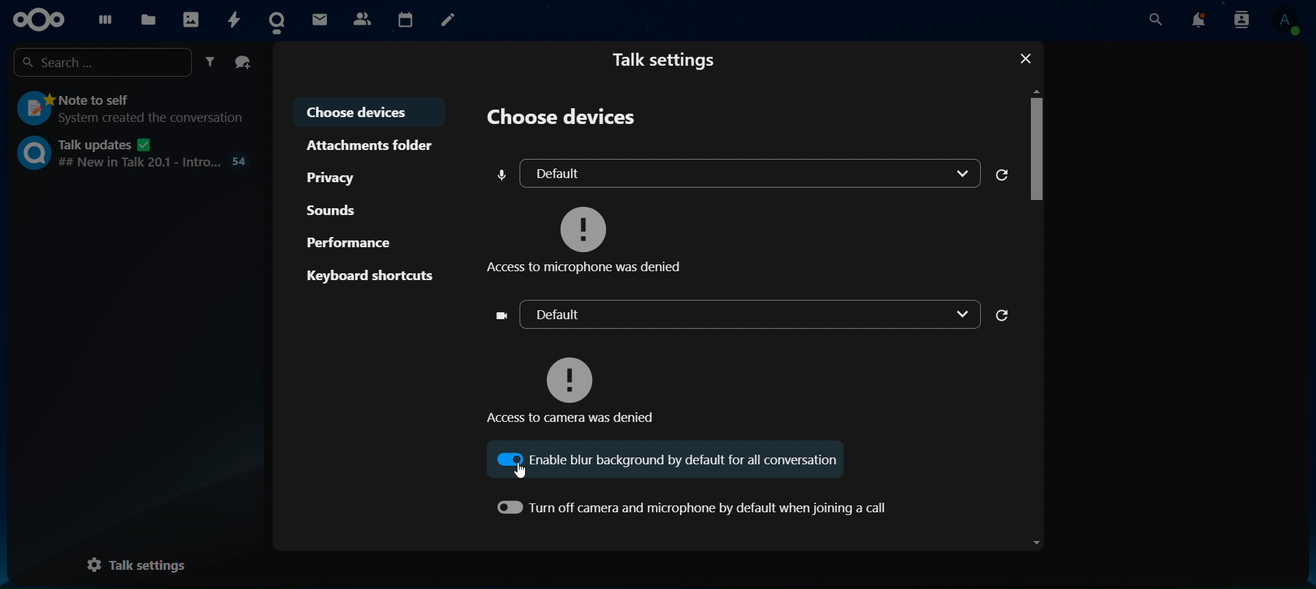 The width and height of the screenshot is (1316, 589). I want to click on files, so click(148, 21).